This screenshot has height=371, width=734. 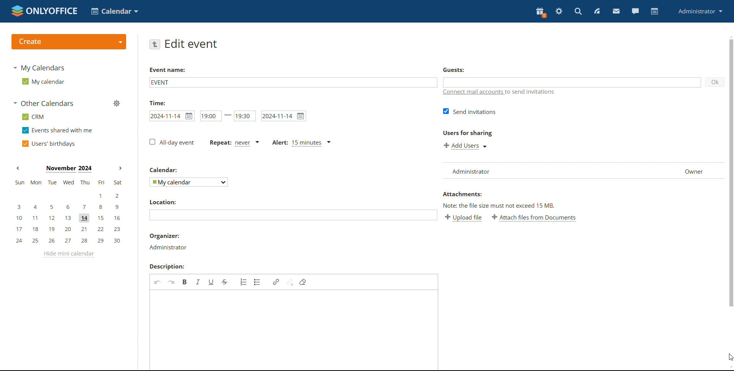 What do you see at coordinates (234, 143) in the screenshot?
I see `event repetition` at bounding box center [234, 143].